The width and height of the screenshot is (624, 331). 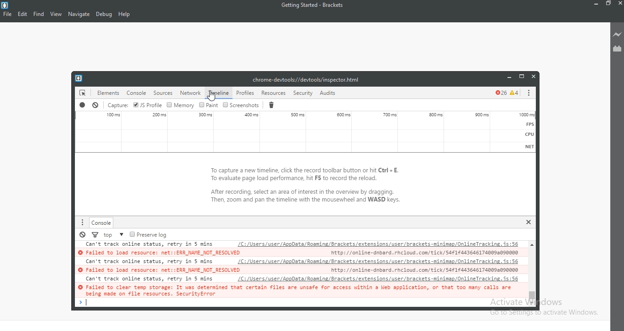 What do you see at coordinates (82, 222) in the screenshot?
I see `More` at bounding box center [82, 222].